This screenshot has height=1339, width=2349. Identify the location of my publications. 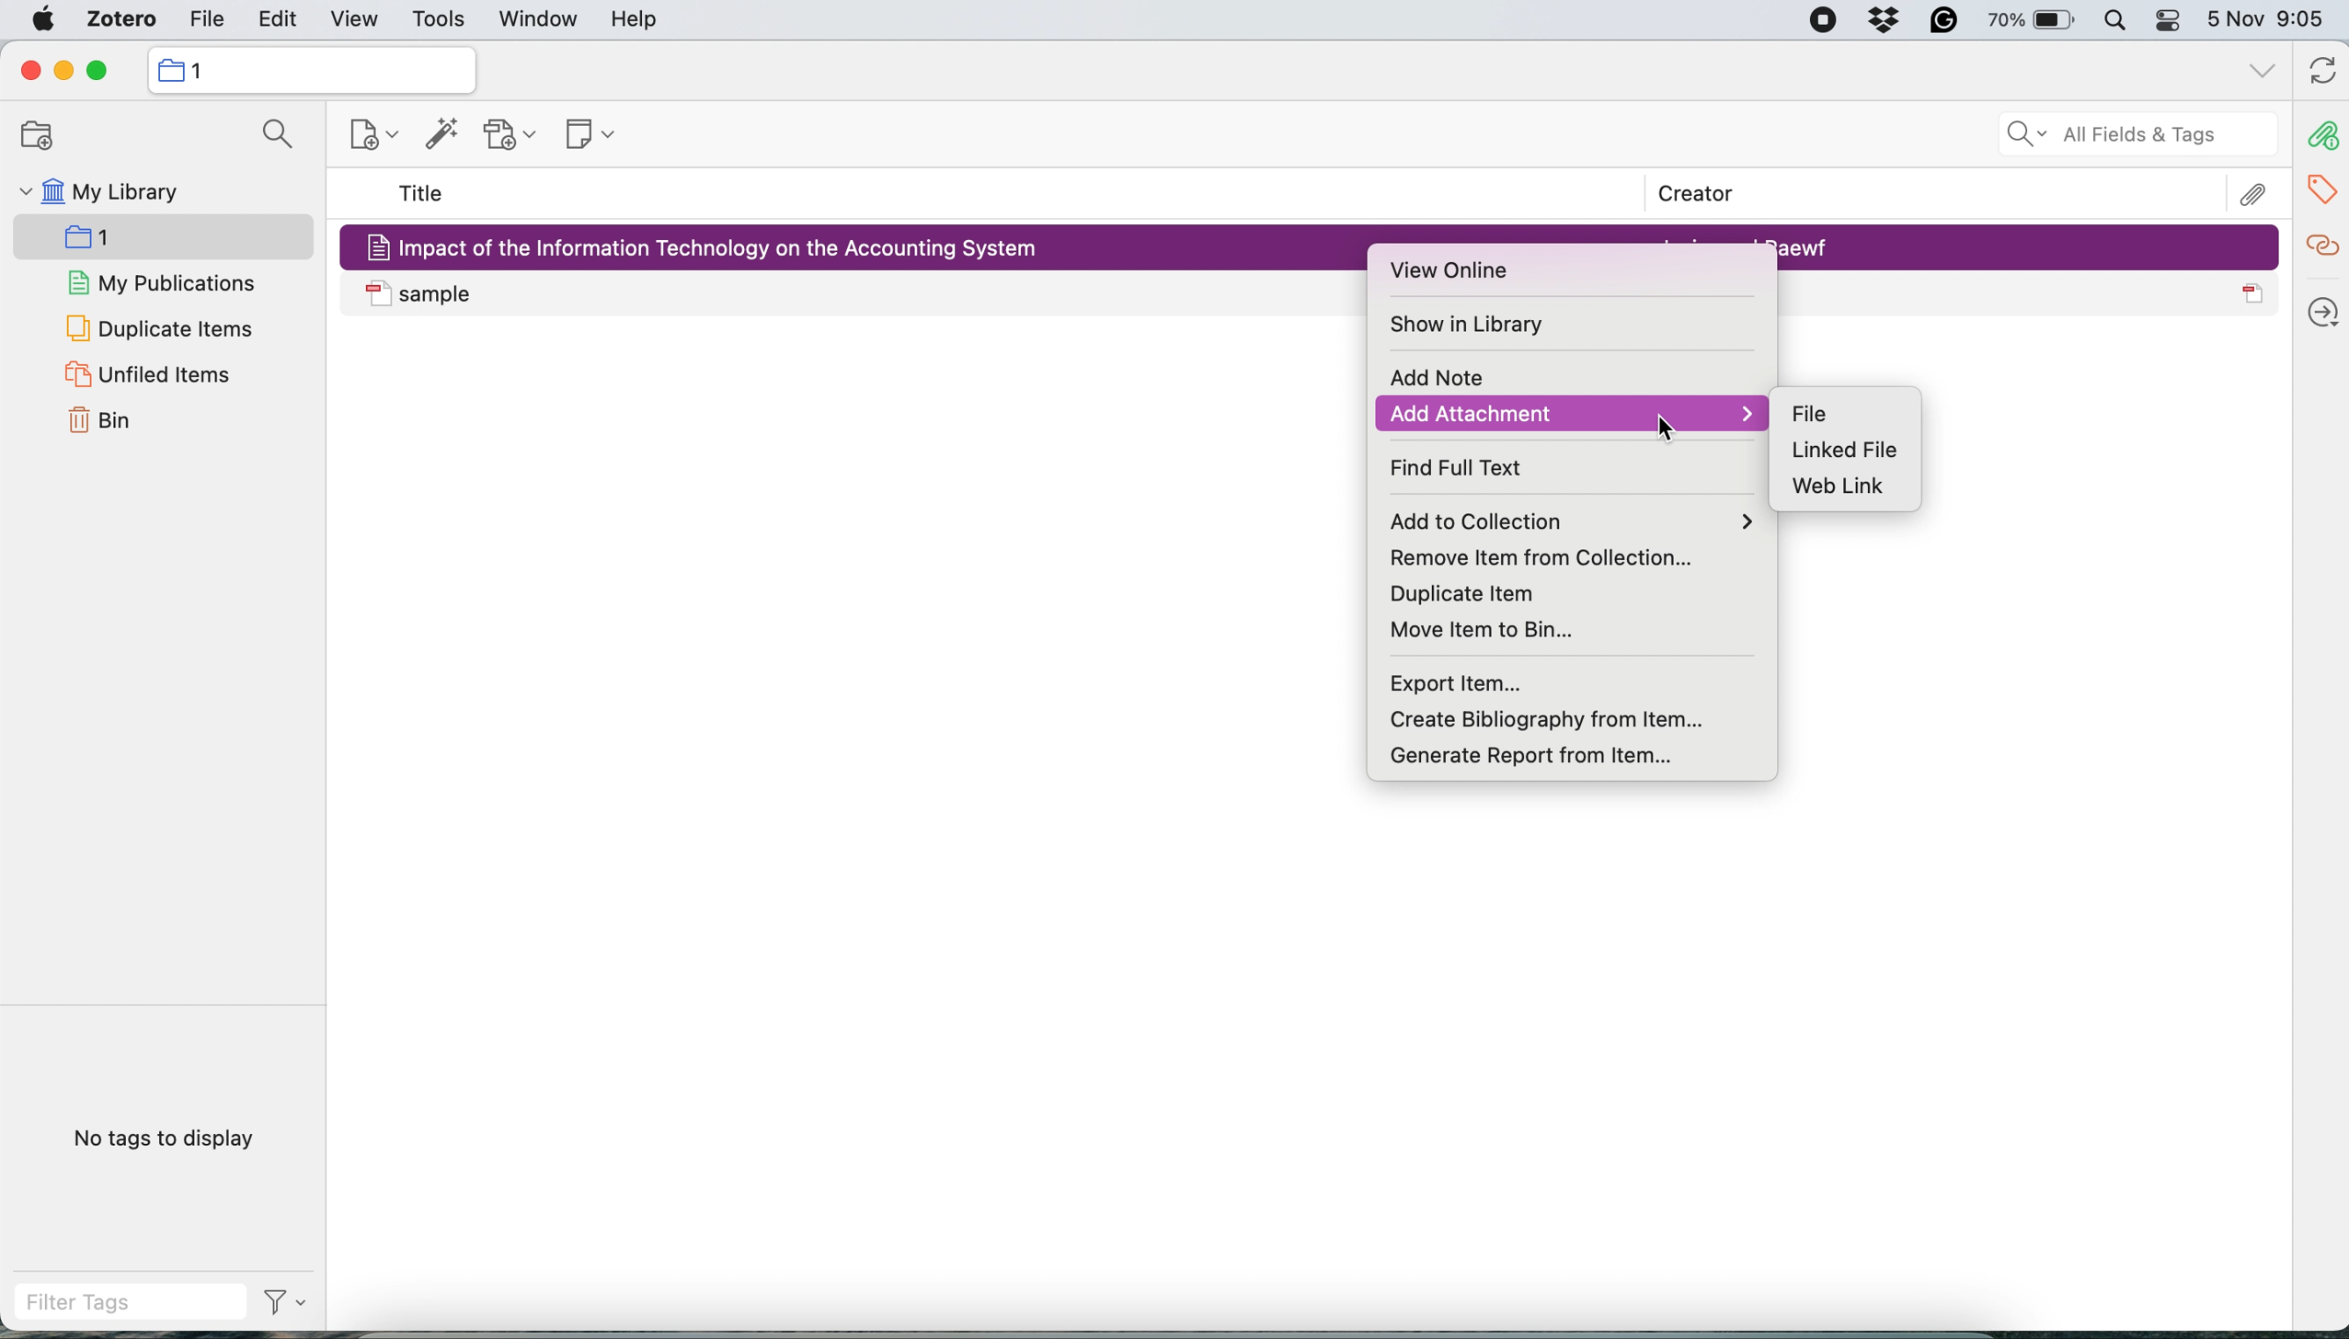
(164, 285).